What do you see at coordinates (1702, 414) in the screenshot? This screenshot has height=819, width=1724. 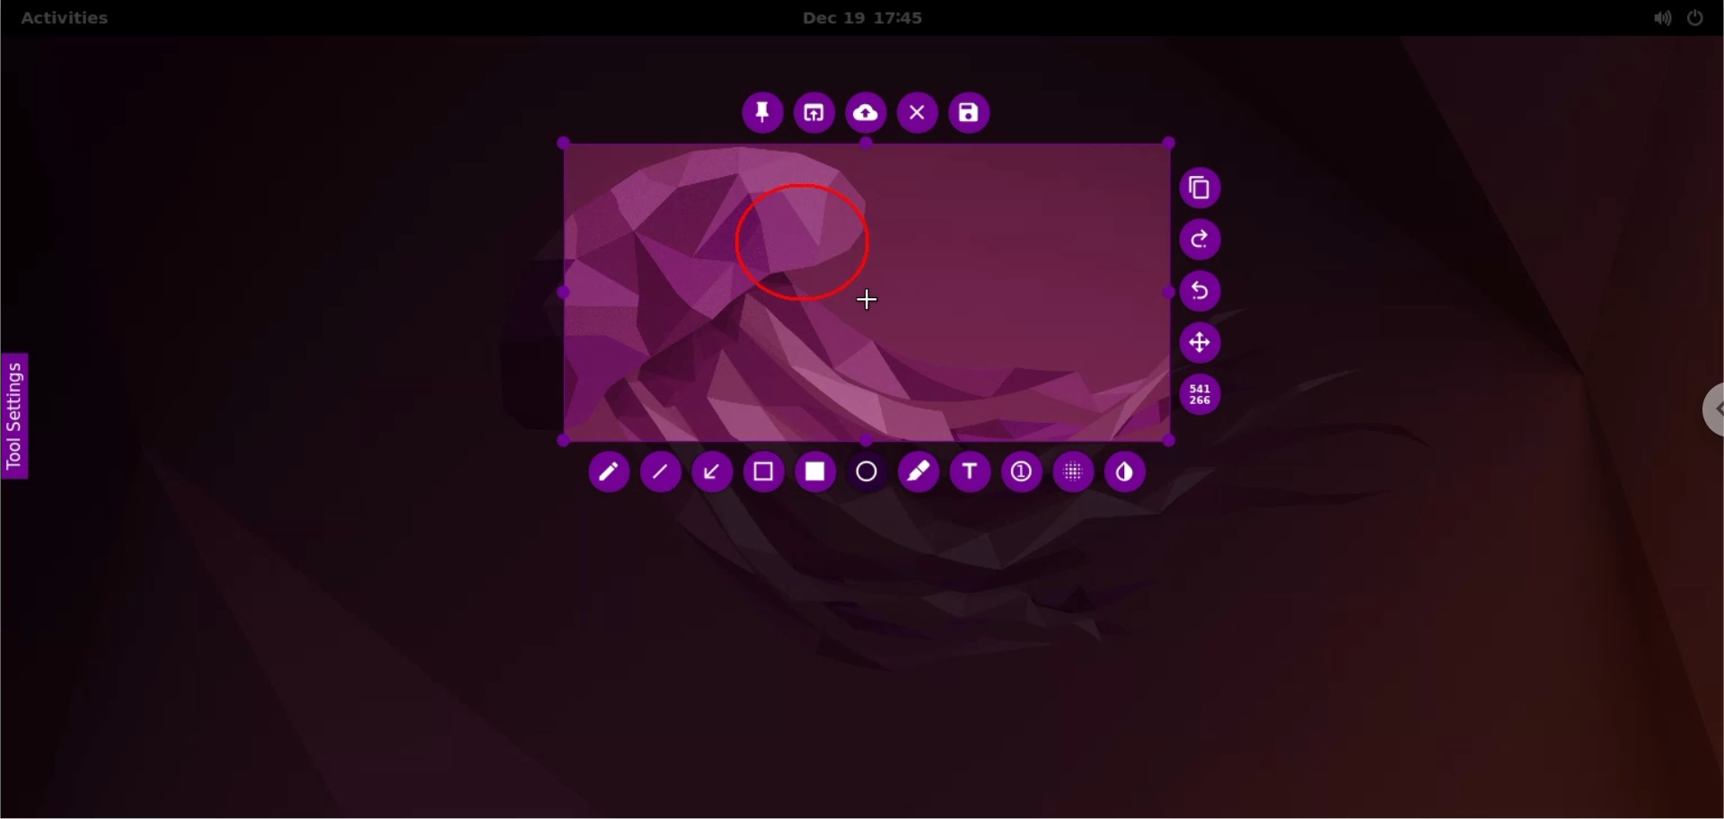 I see `chrome options` at bounding box center [1702, 414].